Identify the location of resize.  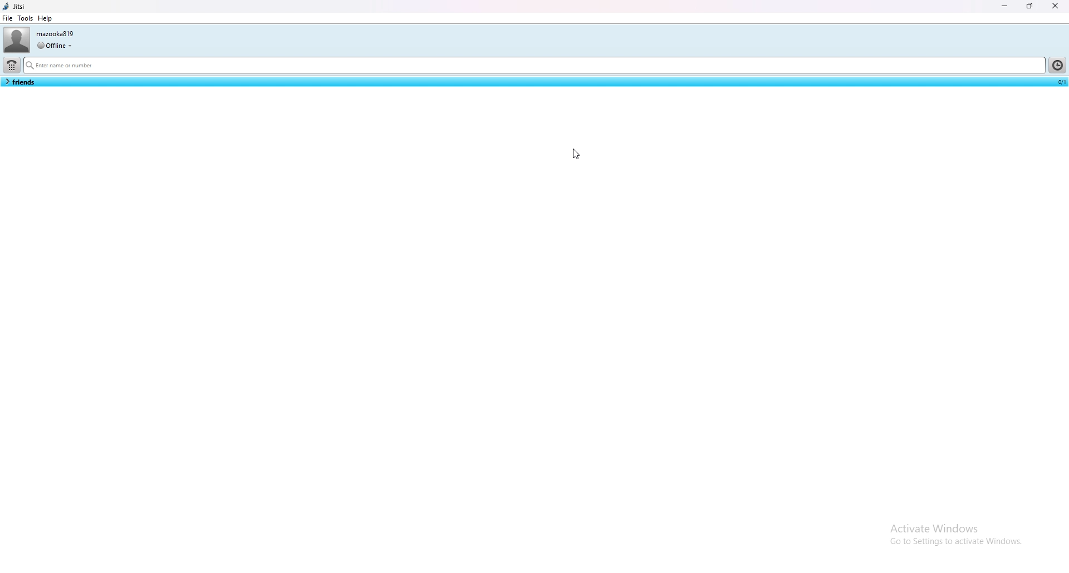
(1031, 6).